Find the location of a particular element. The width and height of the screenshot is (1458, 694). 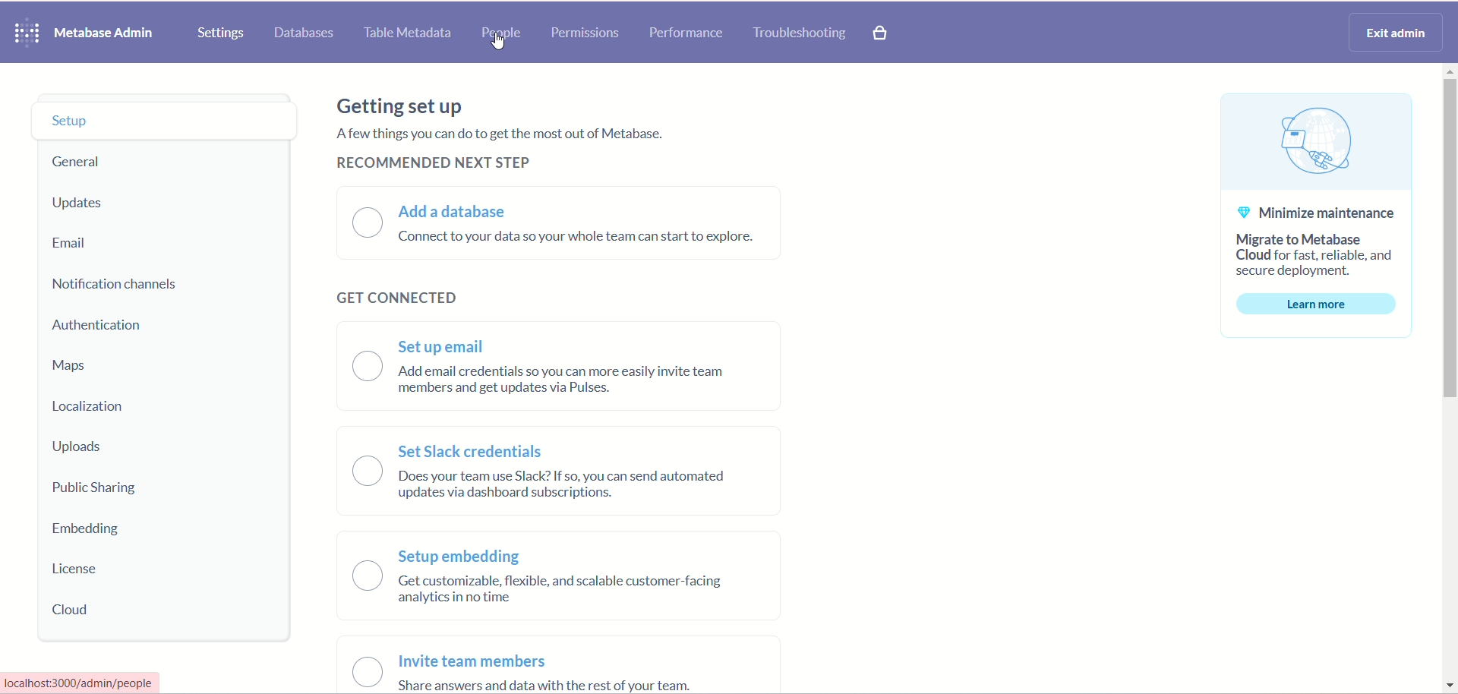

cloud is located at coordinates (74, 607).